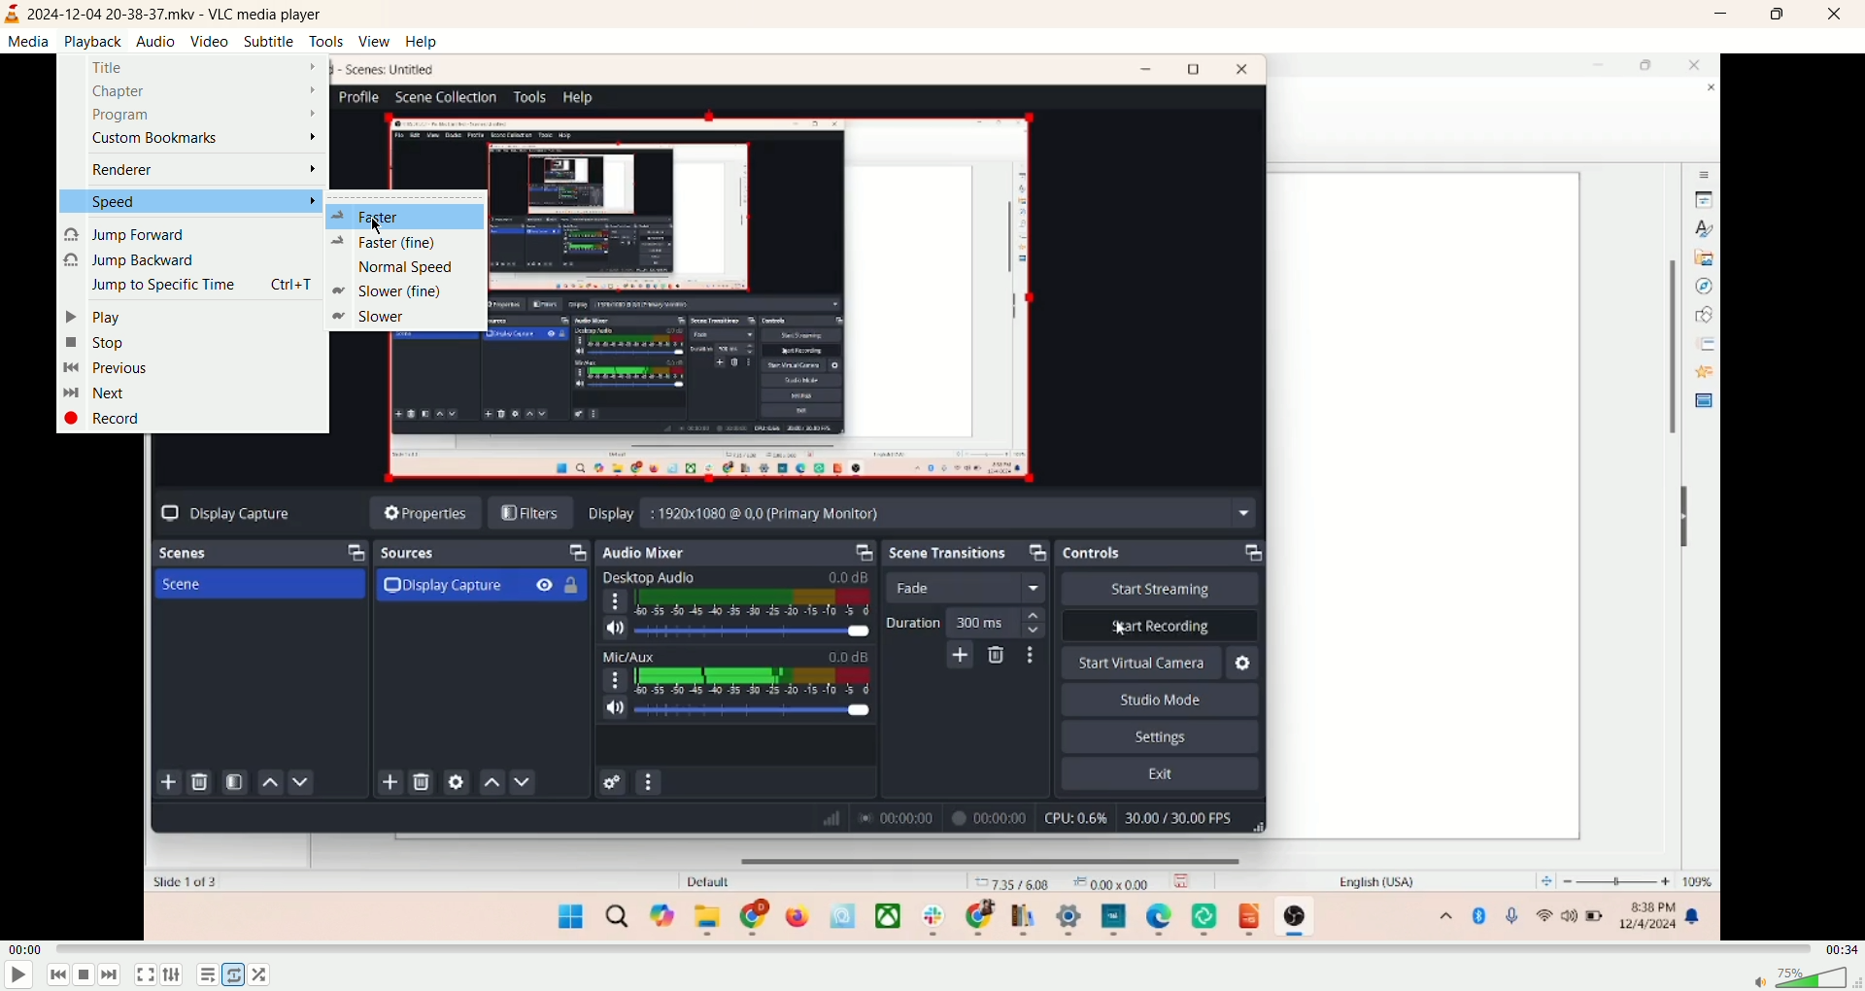 The image size is (1865, 991). Describe the element at coordinates (131, 258) in the screenshot. I see `jump backward` at that location.